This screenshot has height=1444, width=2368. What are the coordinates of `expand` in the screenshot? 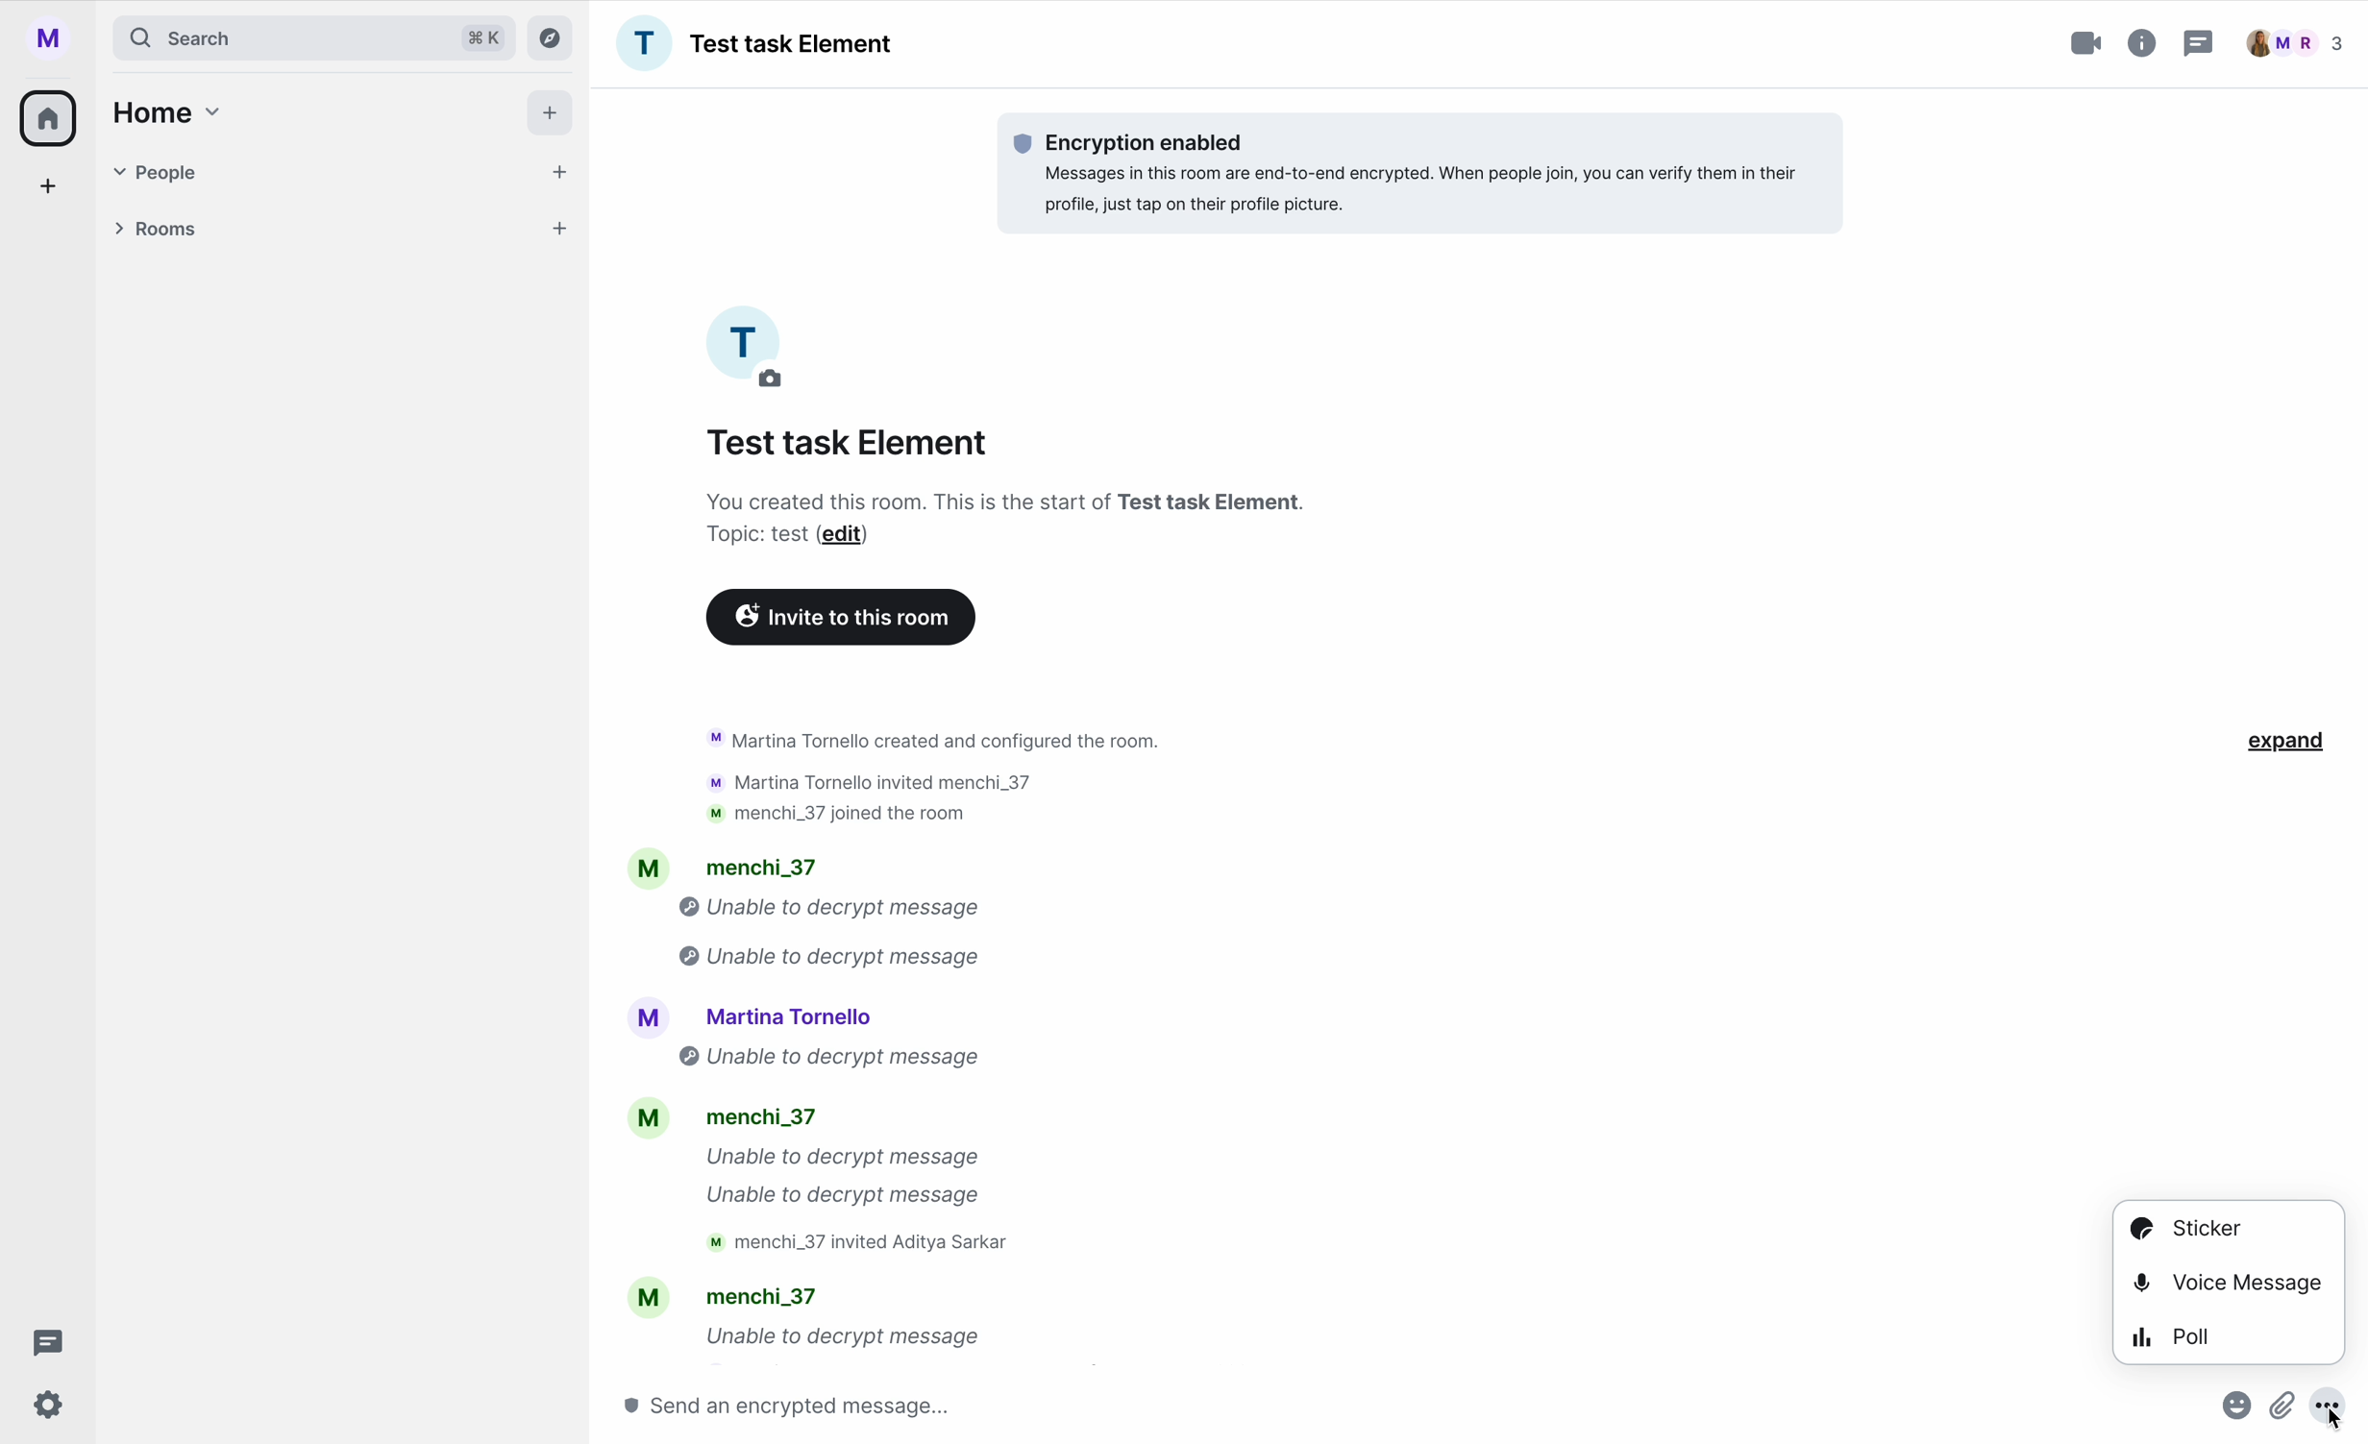 It's located at (2289, 743).